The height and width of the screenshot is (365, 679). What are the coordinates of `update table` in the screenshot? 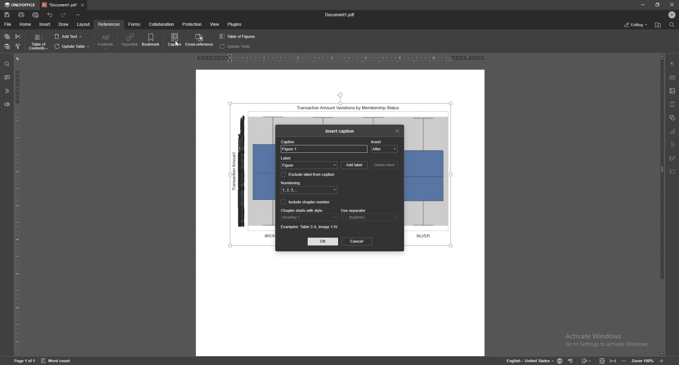 It's located at (72, 47).